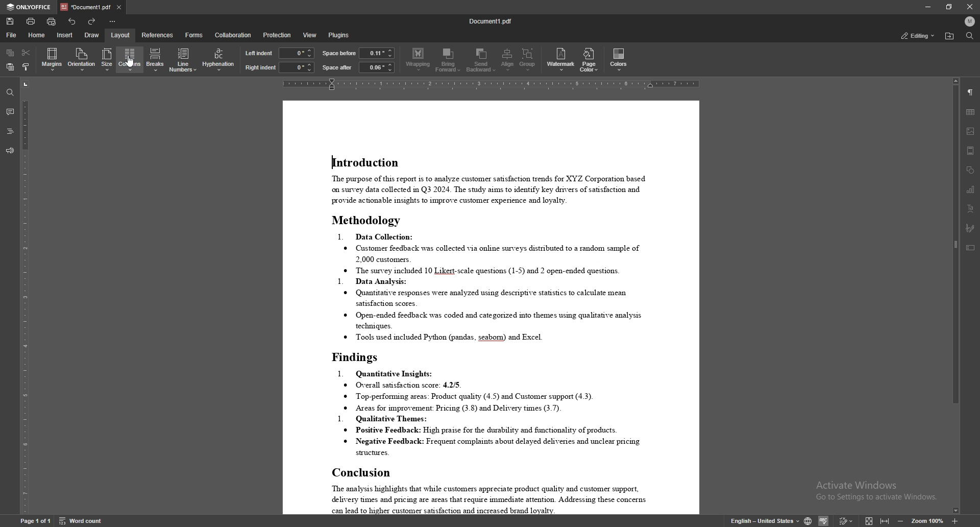 This screenshot has width=980, height=527. What do you see at coordinates (22, 296) in the screenshot?
I see `vertical scale` at bounding box center [22, 296].